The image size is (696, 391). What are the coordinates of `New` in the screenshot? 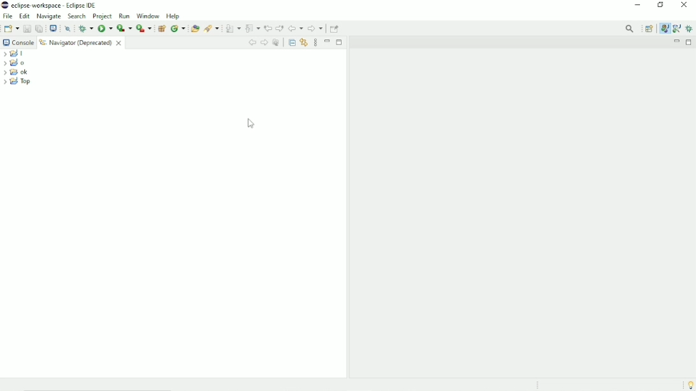 It's located at (11, 28).